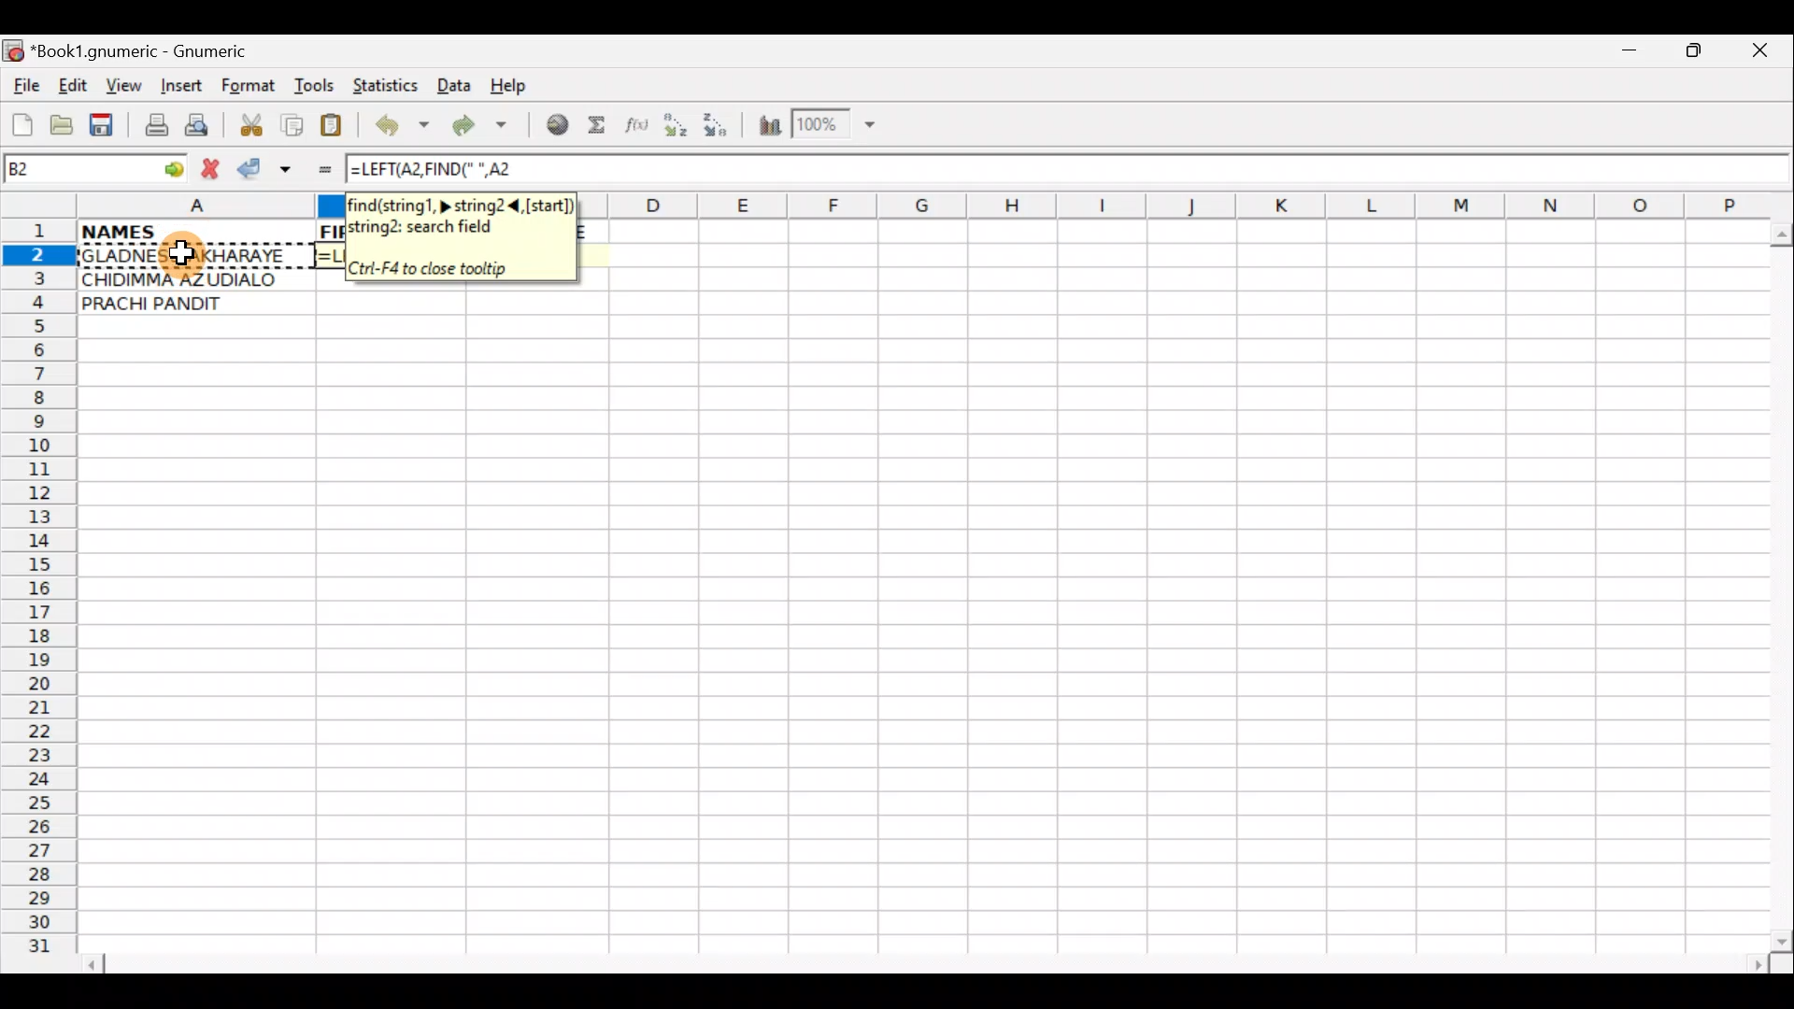  I want to click on Data, so click(453, 84).